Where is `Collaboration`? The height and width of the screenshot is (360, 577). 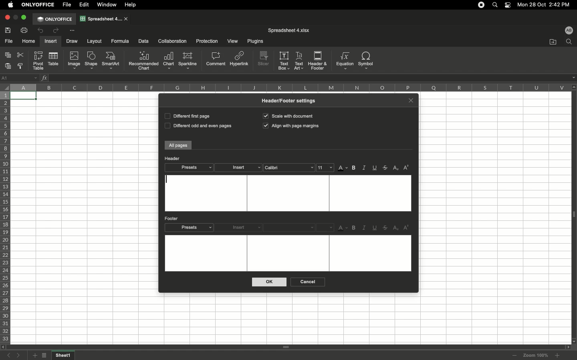 Collaboration is located at coordinates (173, 42).